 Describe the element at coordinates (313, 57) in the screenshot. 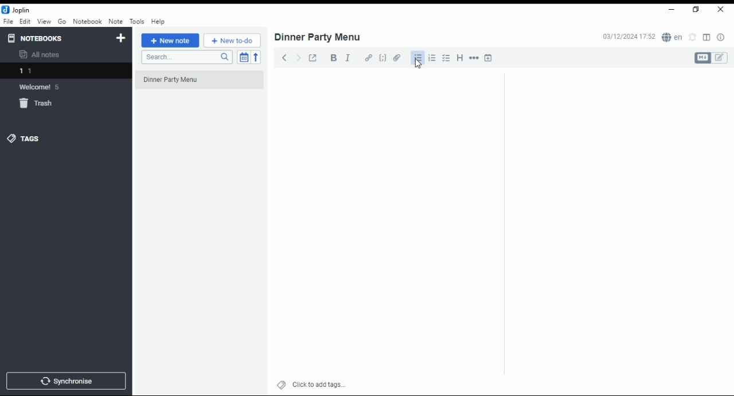

I see `toggle external editing` at that location.